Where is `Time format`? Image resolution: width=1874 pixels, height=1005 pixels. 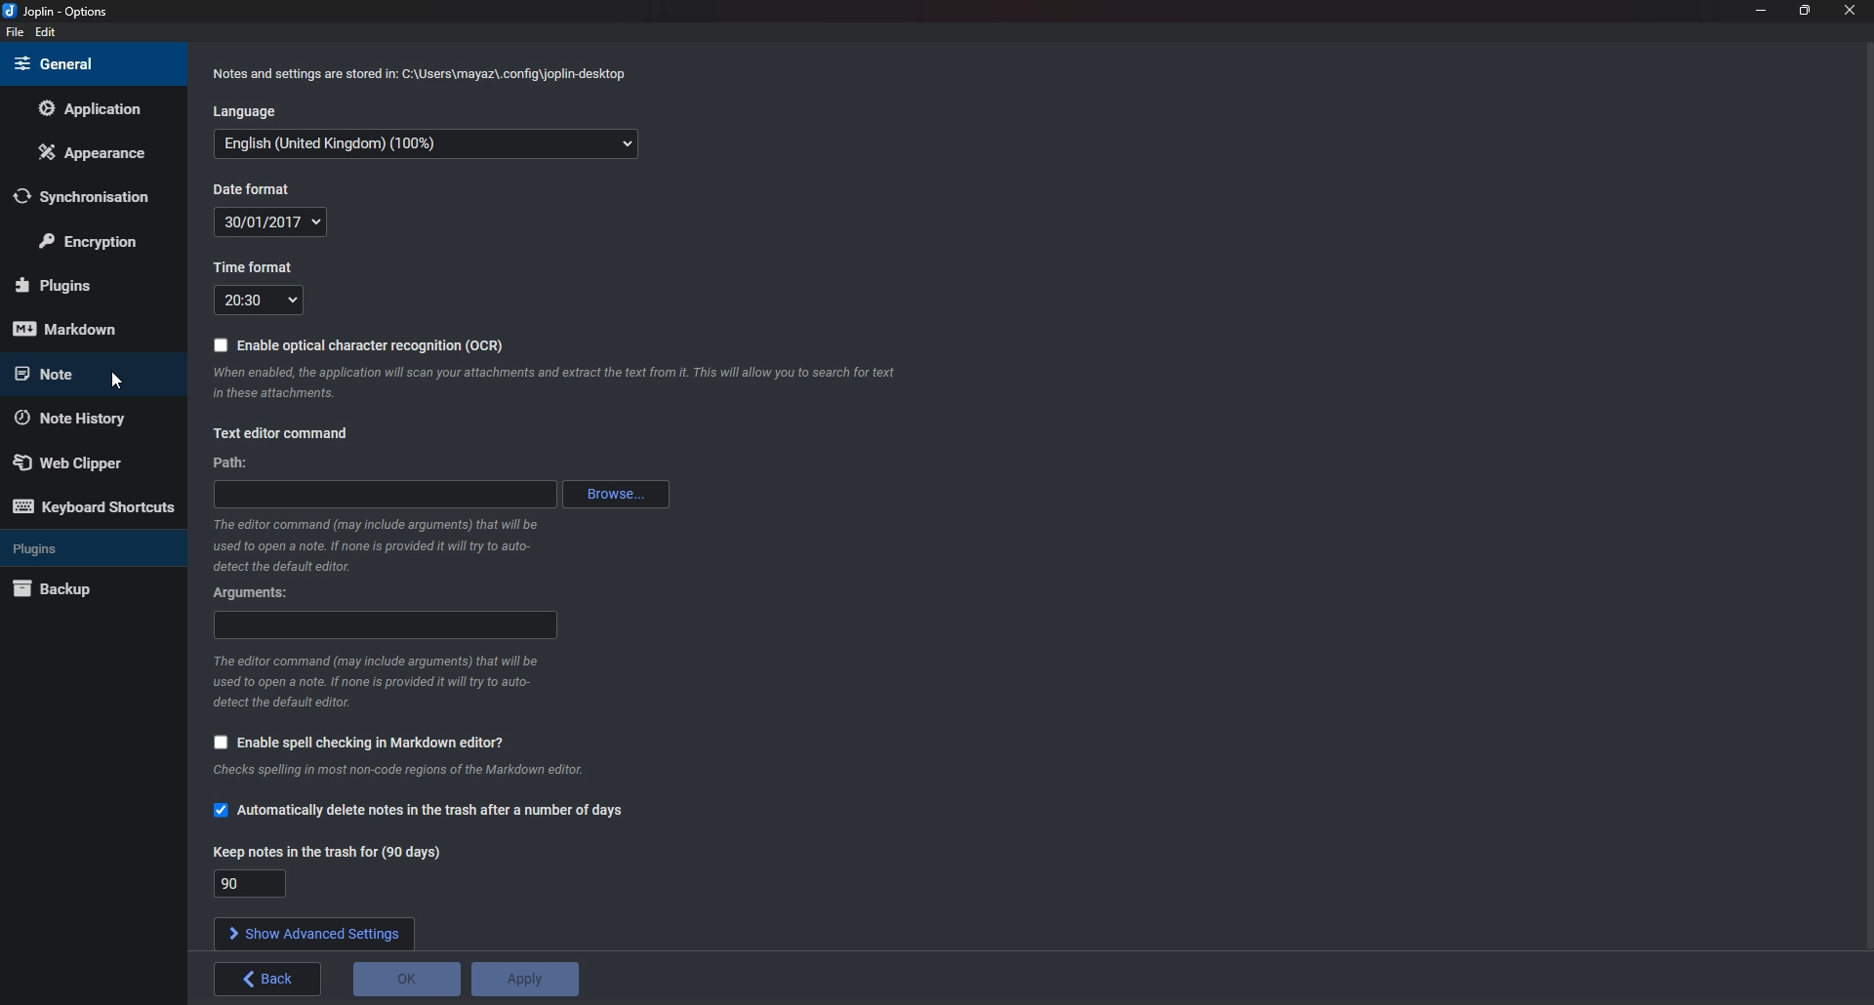
Time format is located at coordinates (261, 268).